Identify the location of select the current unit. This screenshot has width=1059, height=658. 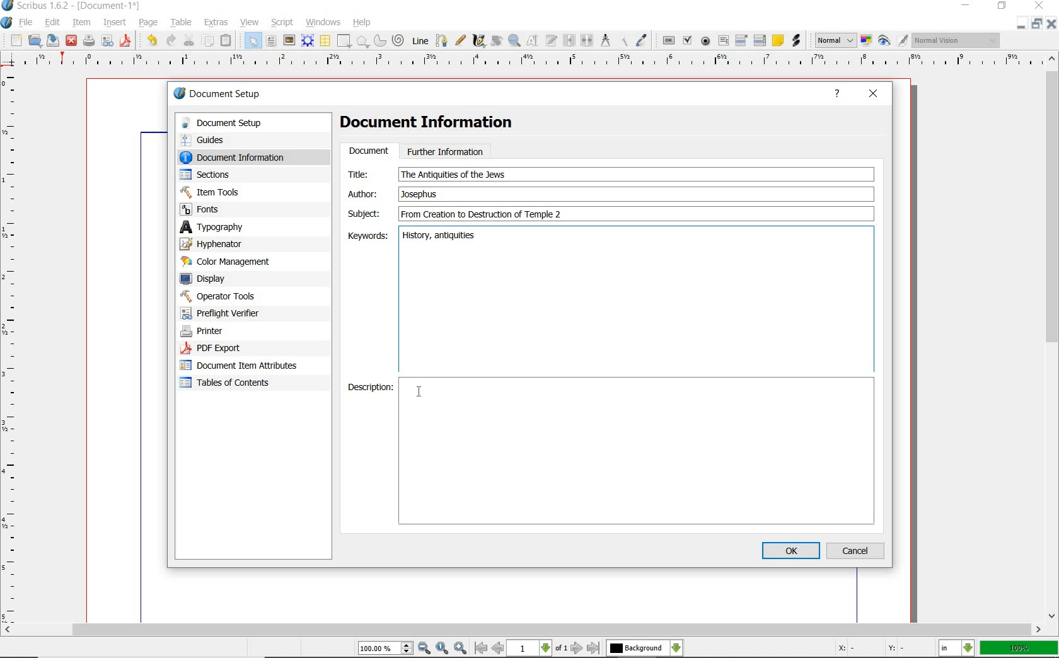
(956, 648).